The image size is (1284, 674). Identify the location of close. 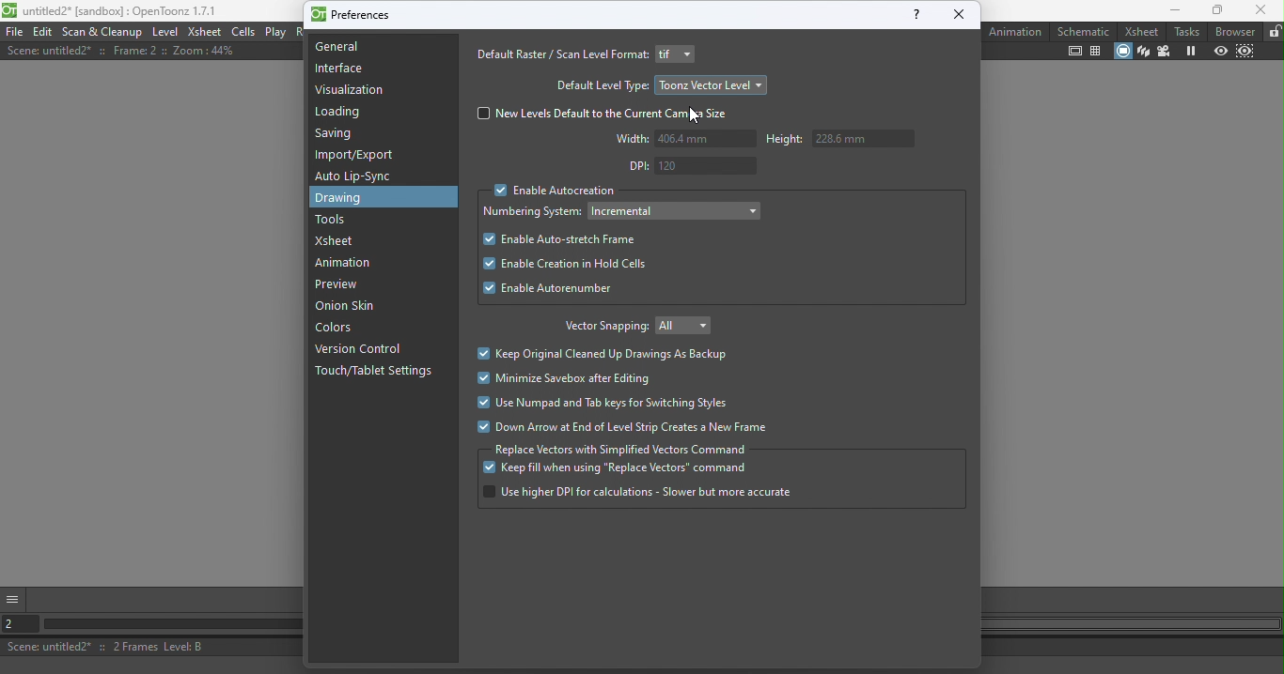
(960, 14).